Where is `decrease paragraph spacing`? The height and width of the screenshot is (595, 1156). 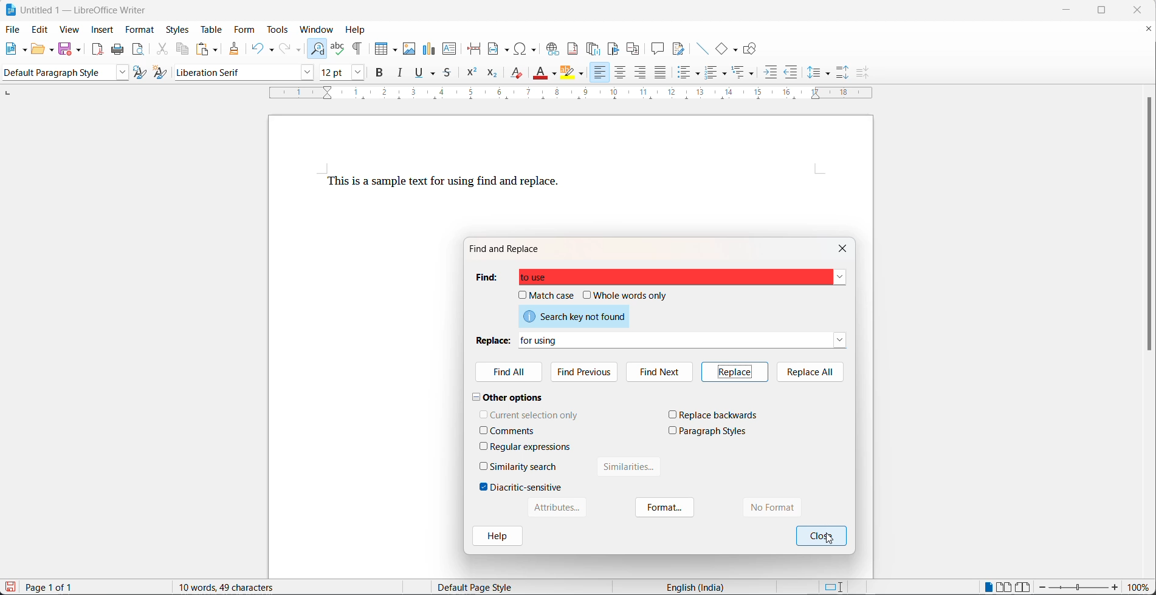 decrease paragraph spacing is located at coordinates (861, 73).